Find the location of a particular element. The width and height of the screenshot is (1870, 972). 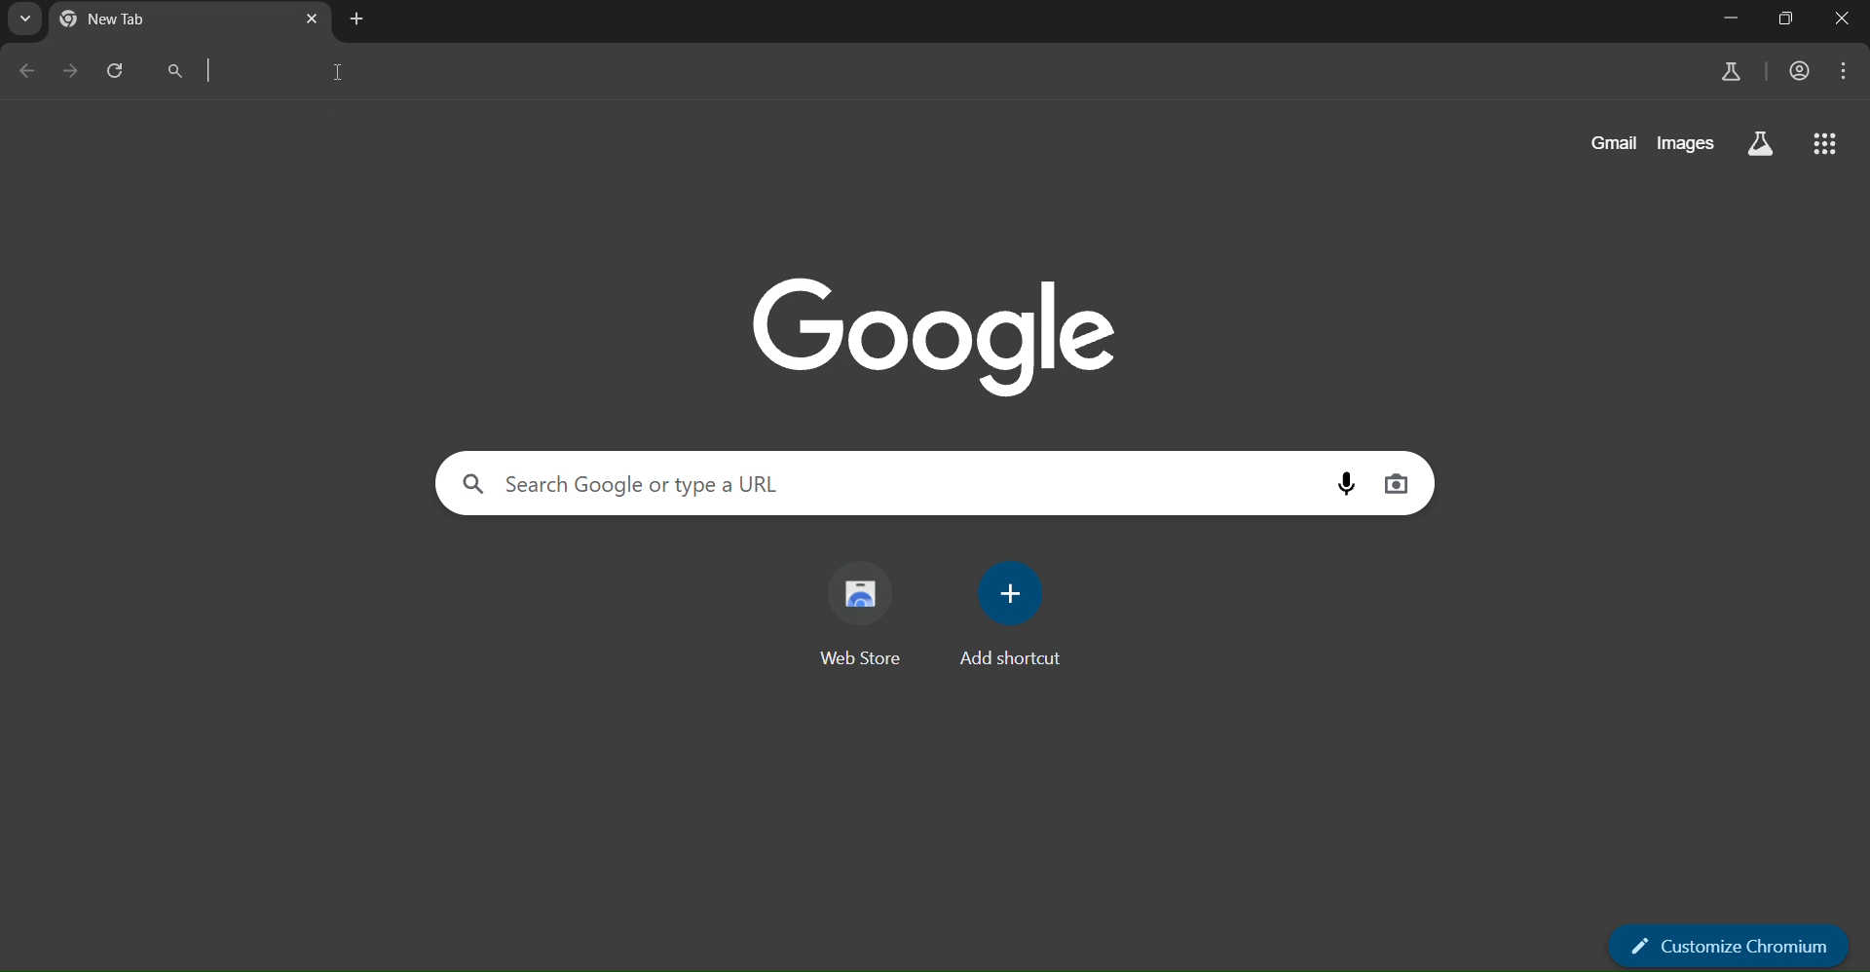

search tabs is located at coordinates (24, 19).